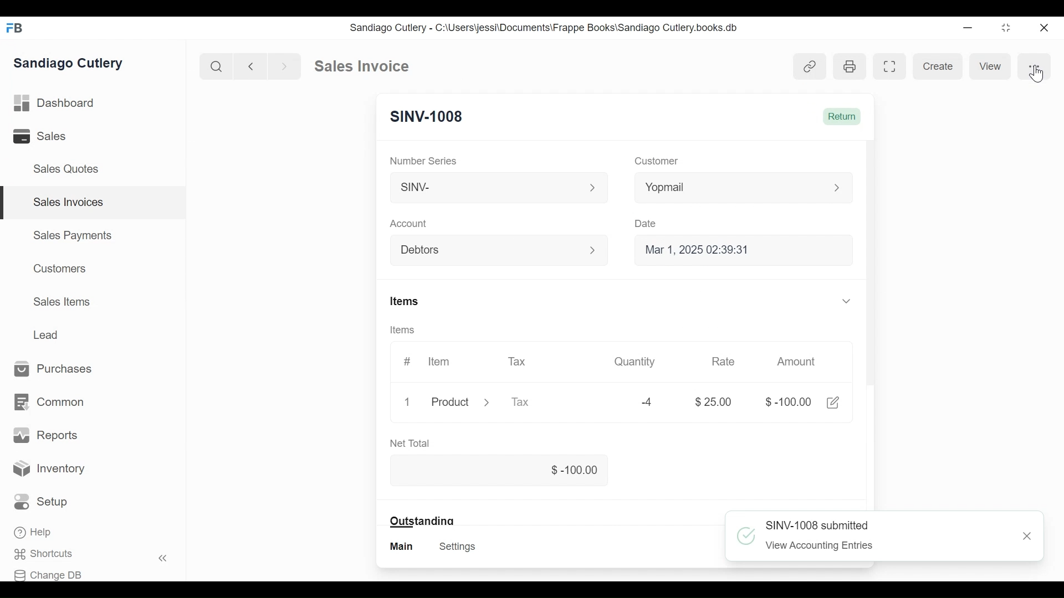 This screenshot has height=598, width=1064. What do you see at coordinates (817, 525) in the screenshot?
I see `SINV-1008 submitted` at bounding box center [817, 525].